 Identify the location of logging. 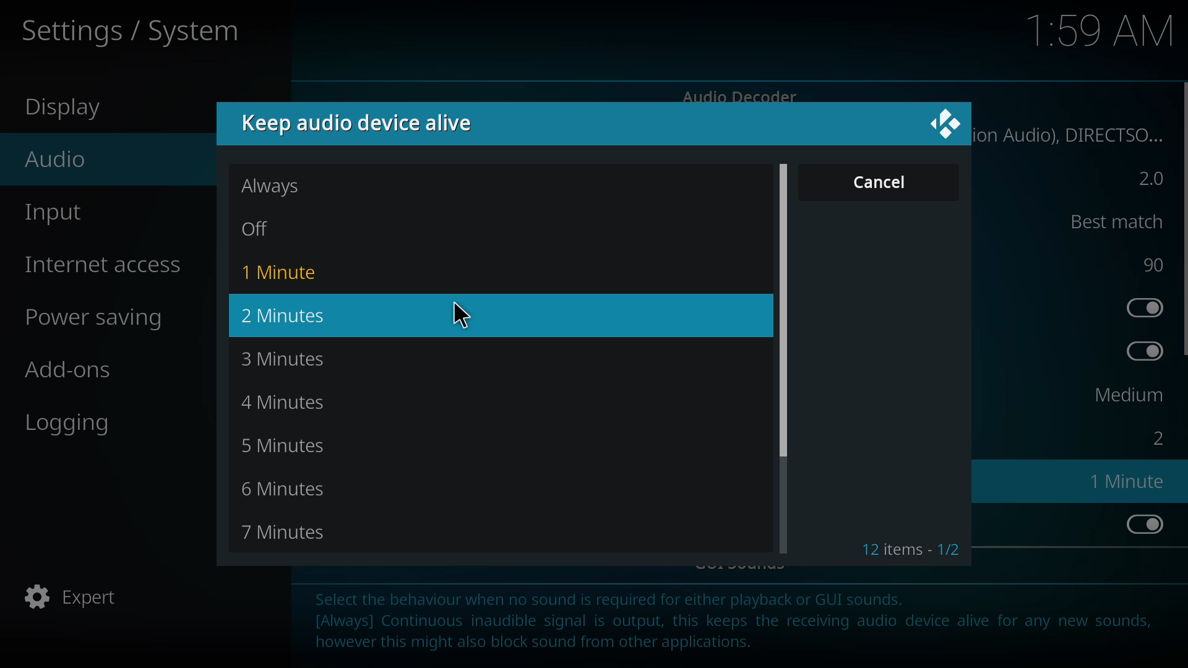
(72, 422).